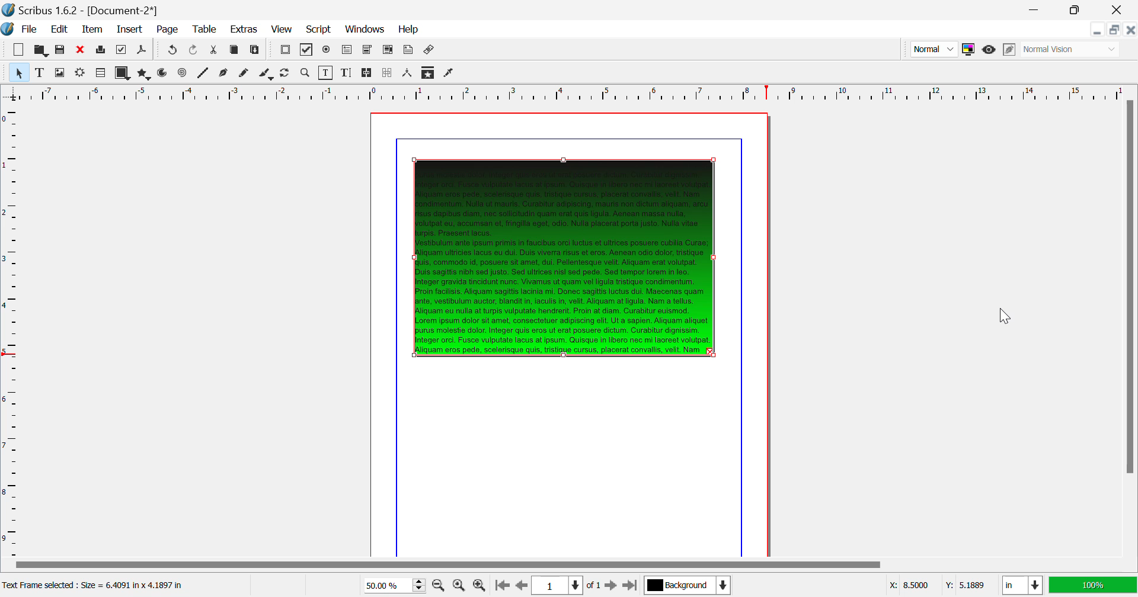 The image size is (1138, 597). Describe the element at coordinates (95, 586) in the screenshot. I see `Text Frame selected: Size = 6.4091 in x 4.1897 in` at that location.